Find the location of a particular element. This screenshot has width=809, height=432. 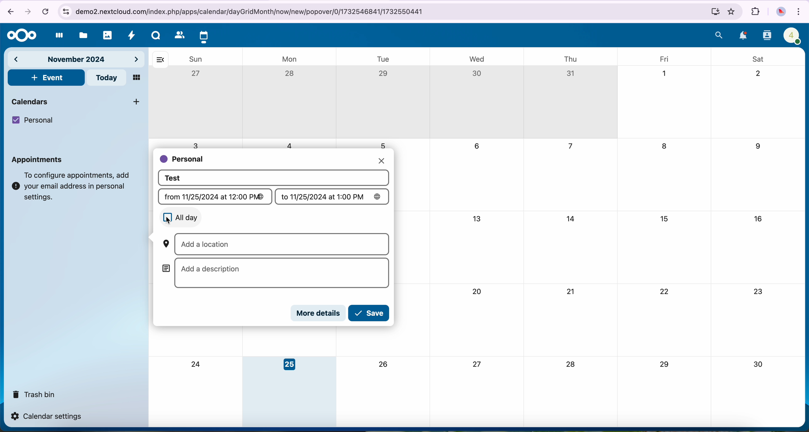

tue is located at coordinates (381, 58).